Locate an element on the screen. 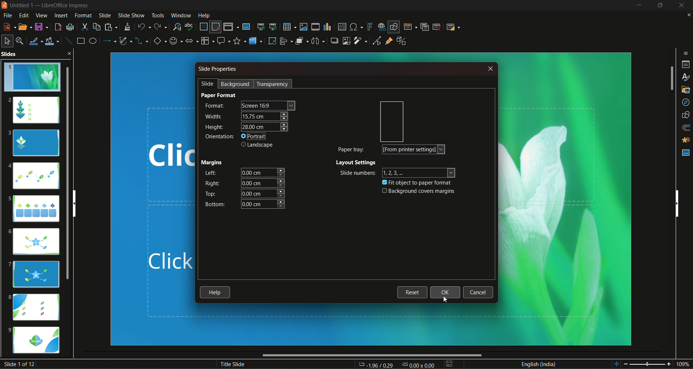 The image size is (693, 369). insert audio/video is located at coordinates (316, 27).